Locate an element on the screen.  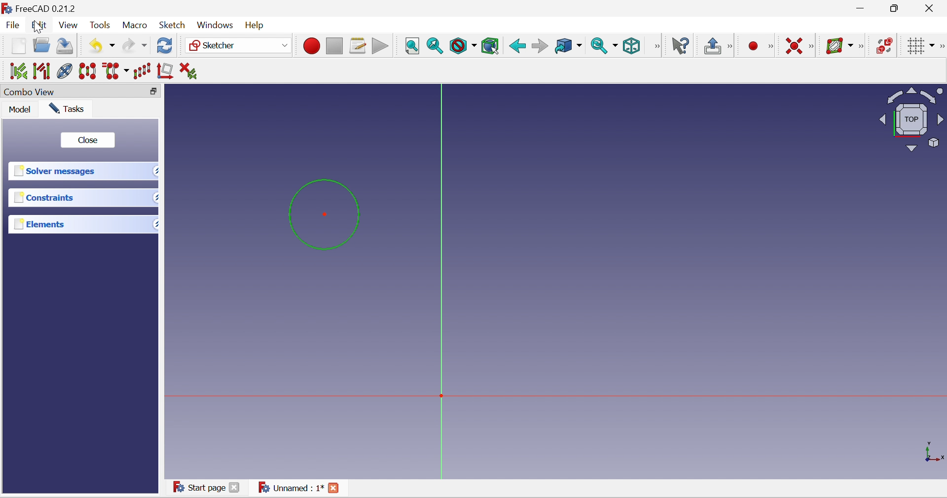
Go to linked object is located at coordinates (567, 47).